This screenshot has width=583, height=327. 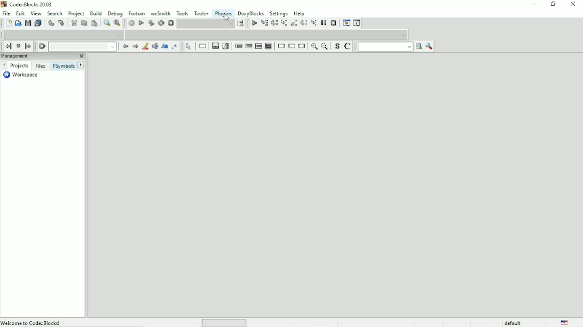 I want to click on Restore down, so click(x=553, y=4).